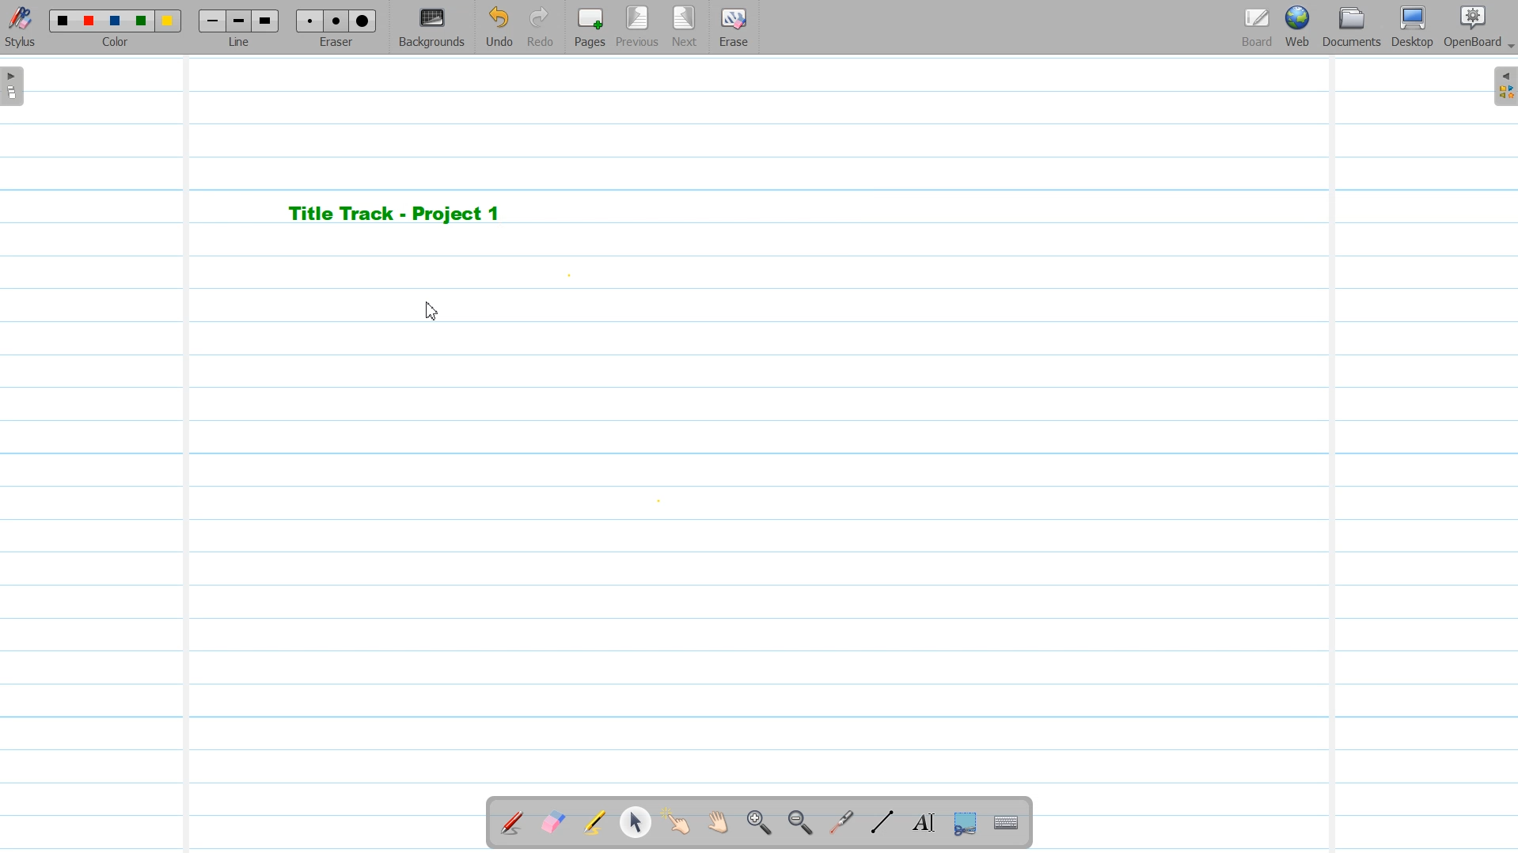 This screenshot has width=1518, height=853. What do you see at coordinates (837, 824) in the screenshot?
I see `Virtual Laser Pointer` at bounding box center [837, 824].